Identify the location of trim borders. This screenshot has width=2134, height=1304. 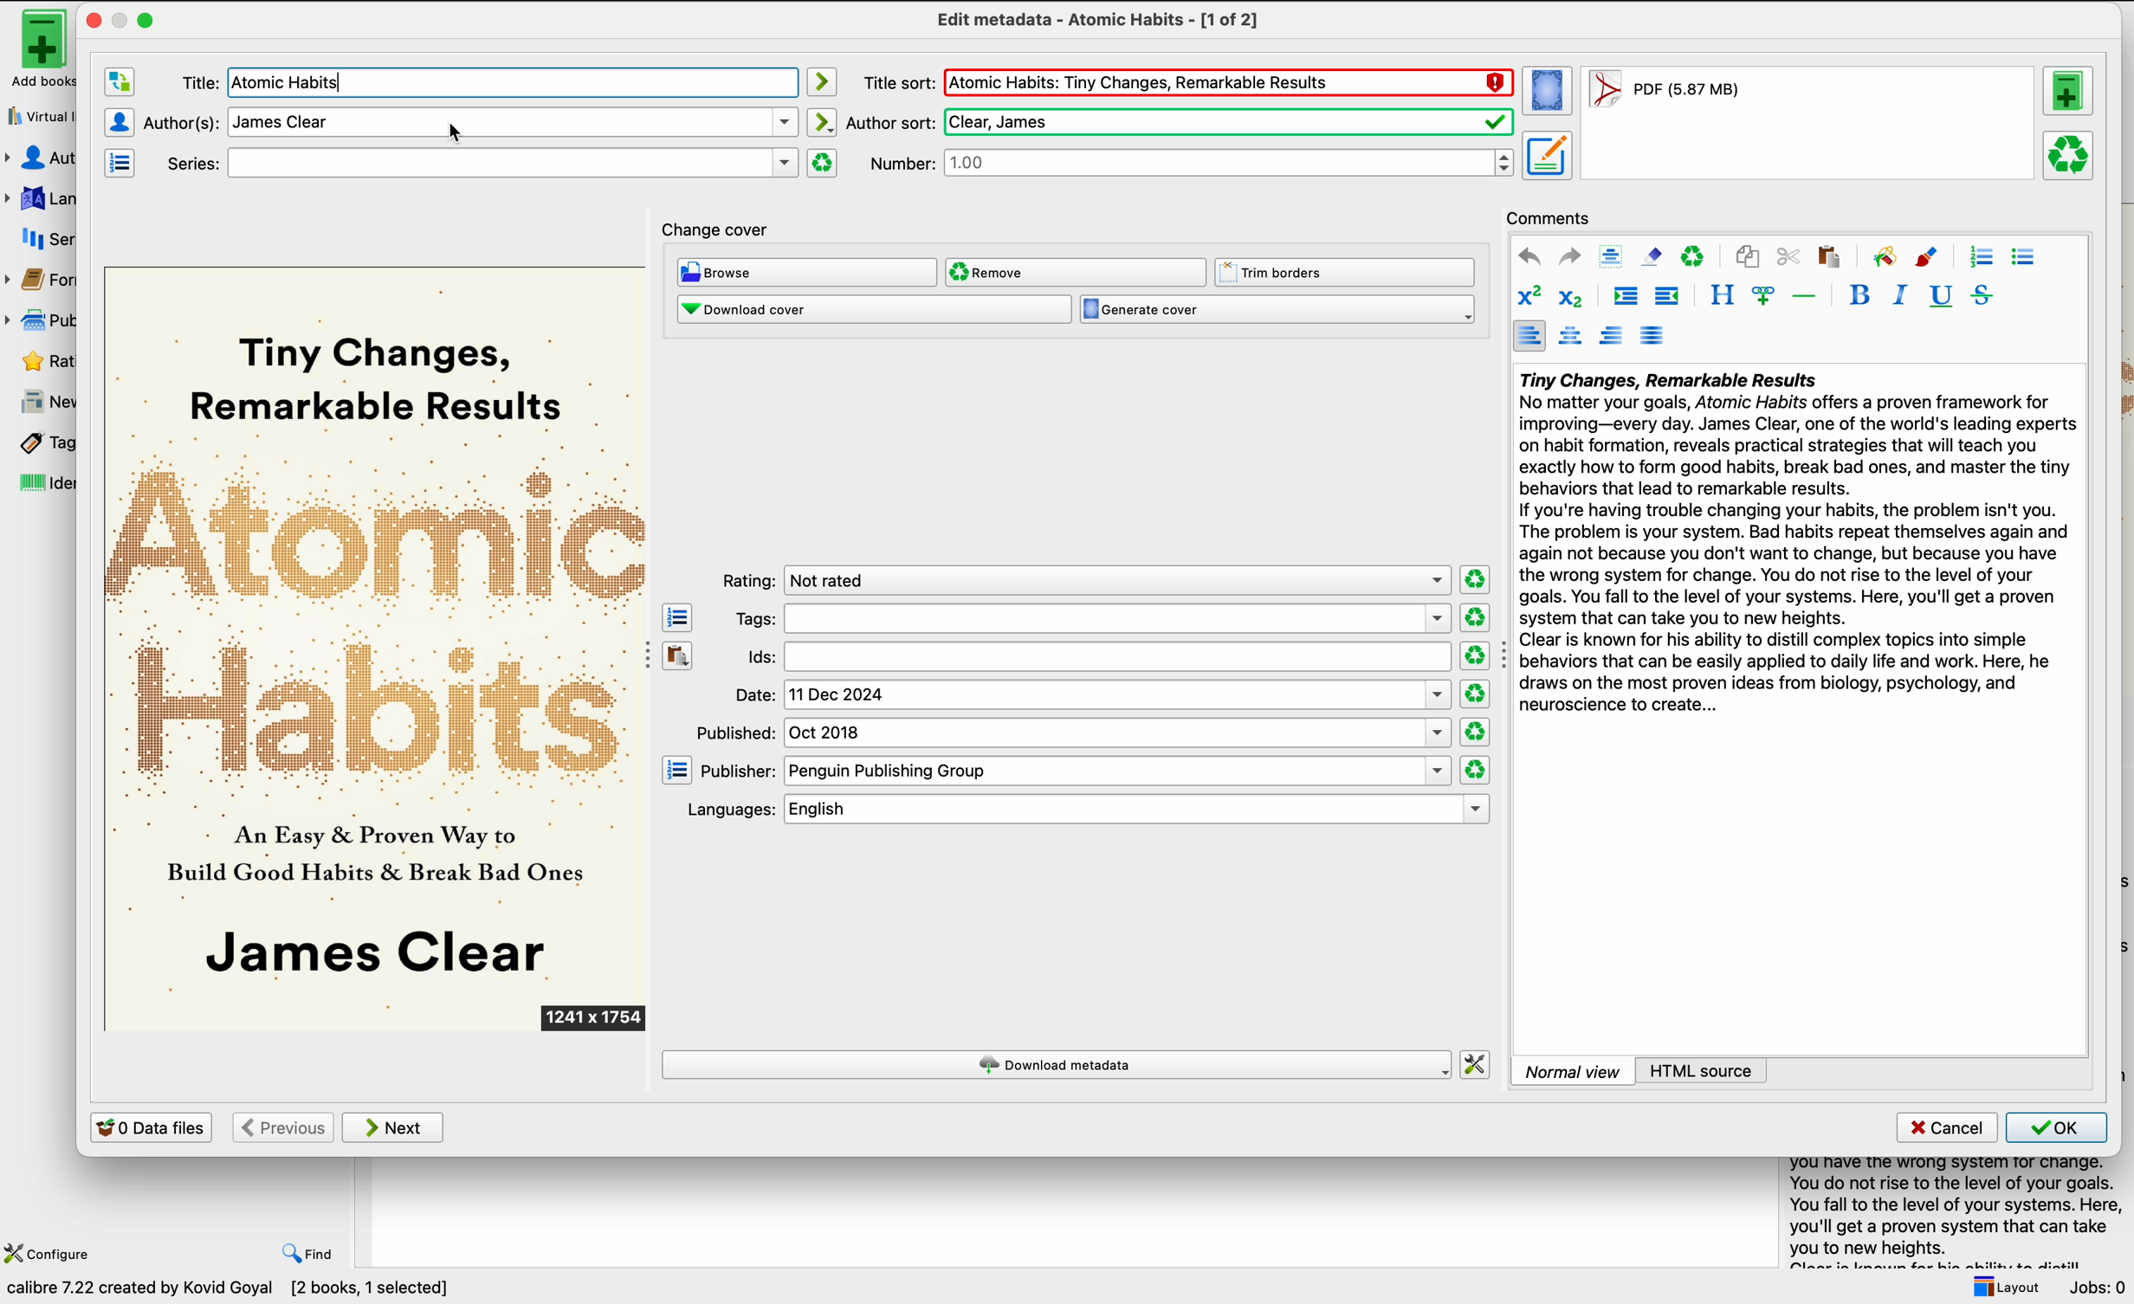
(1347, 272).